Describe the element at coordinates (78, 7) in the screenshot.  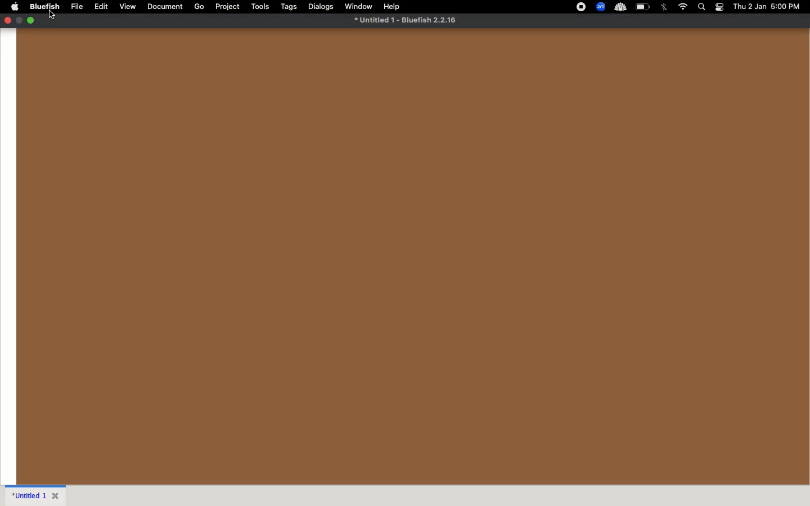
I see `file` at that location.